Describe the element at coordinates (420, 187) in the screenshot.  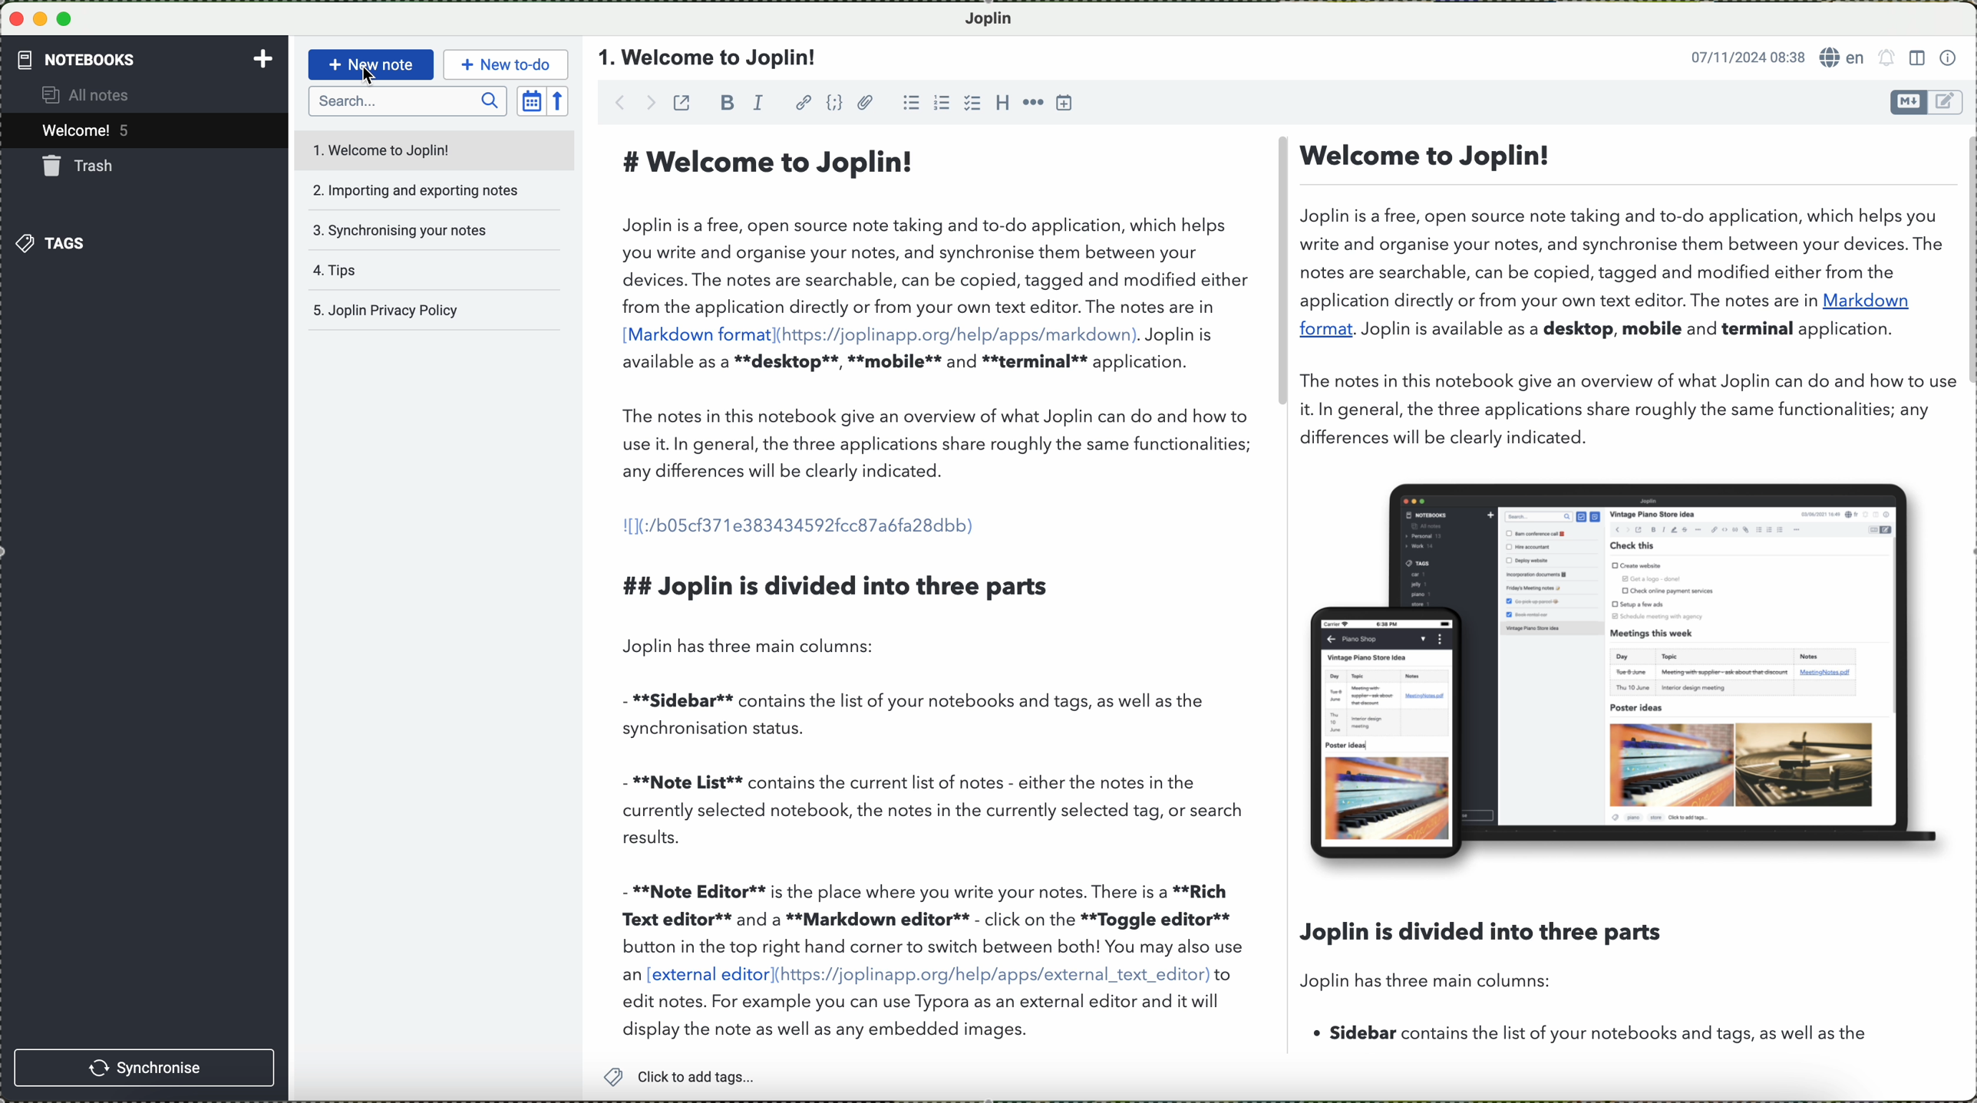
I see `importing and exporting notes` at that location.